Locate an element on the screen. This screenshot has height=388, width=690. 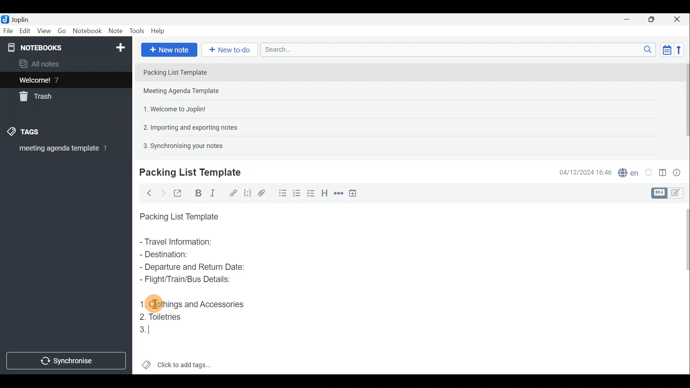
Help is located at coordinates (159, 32).